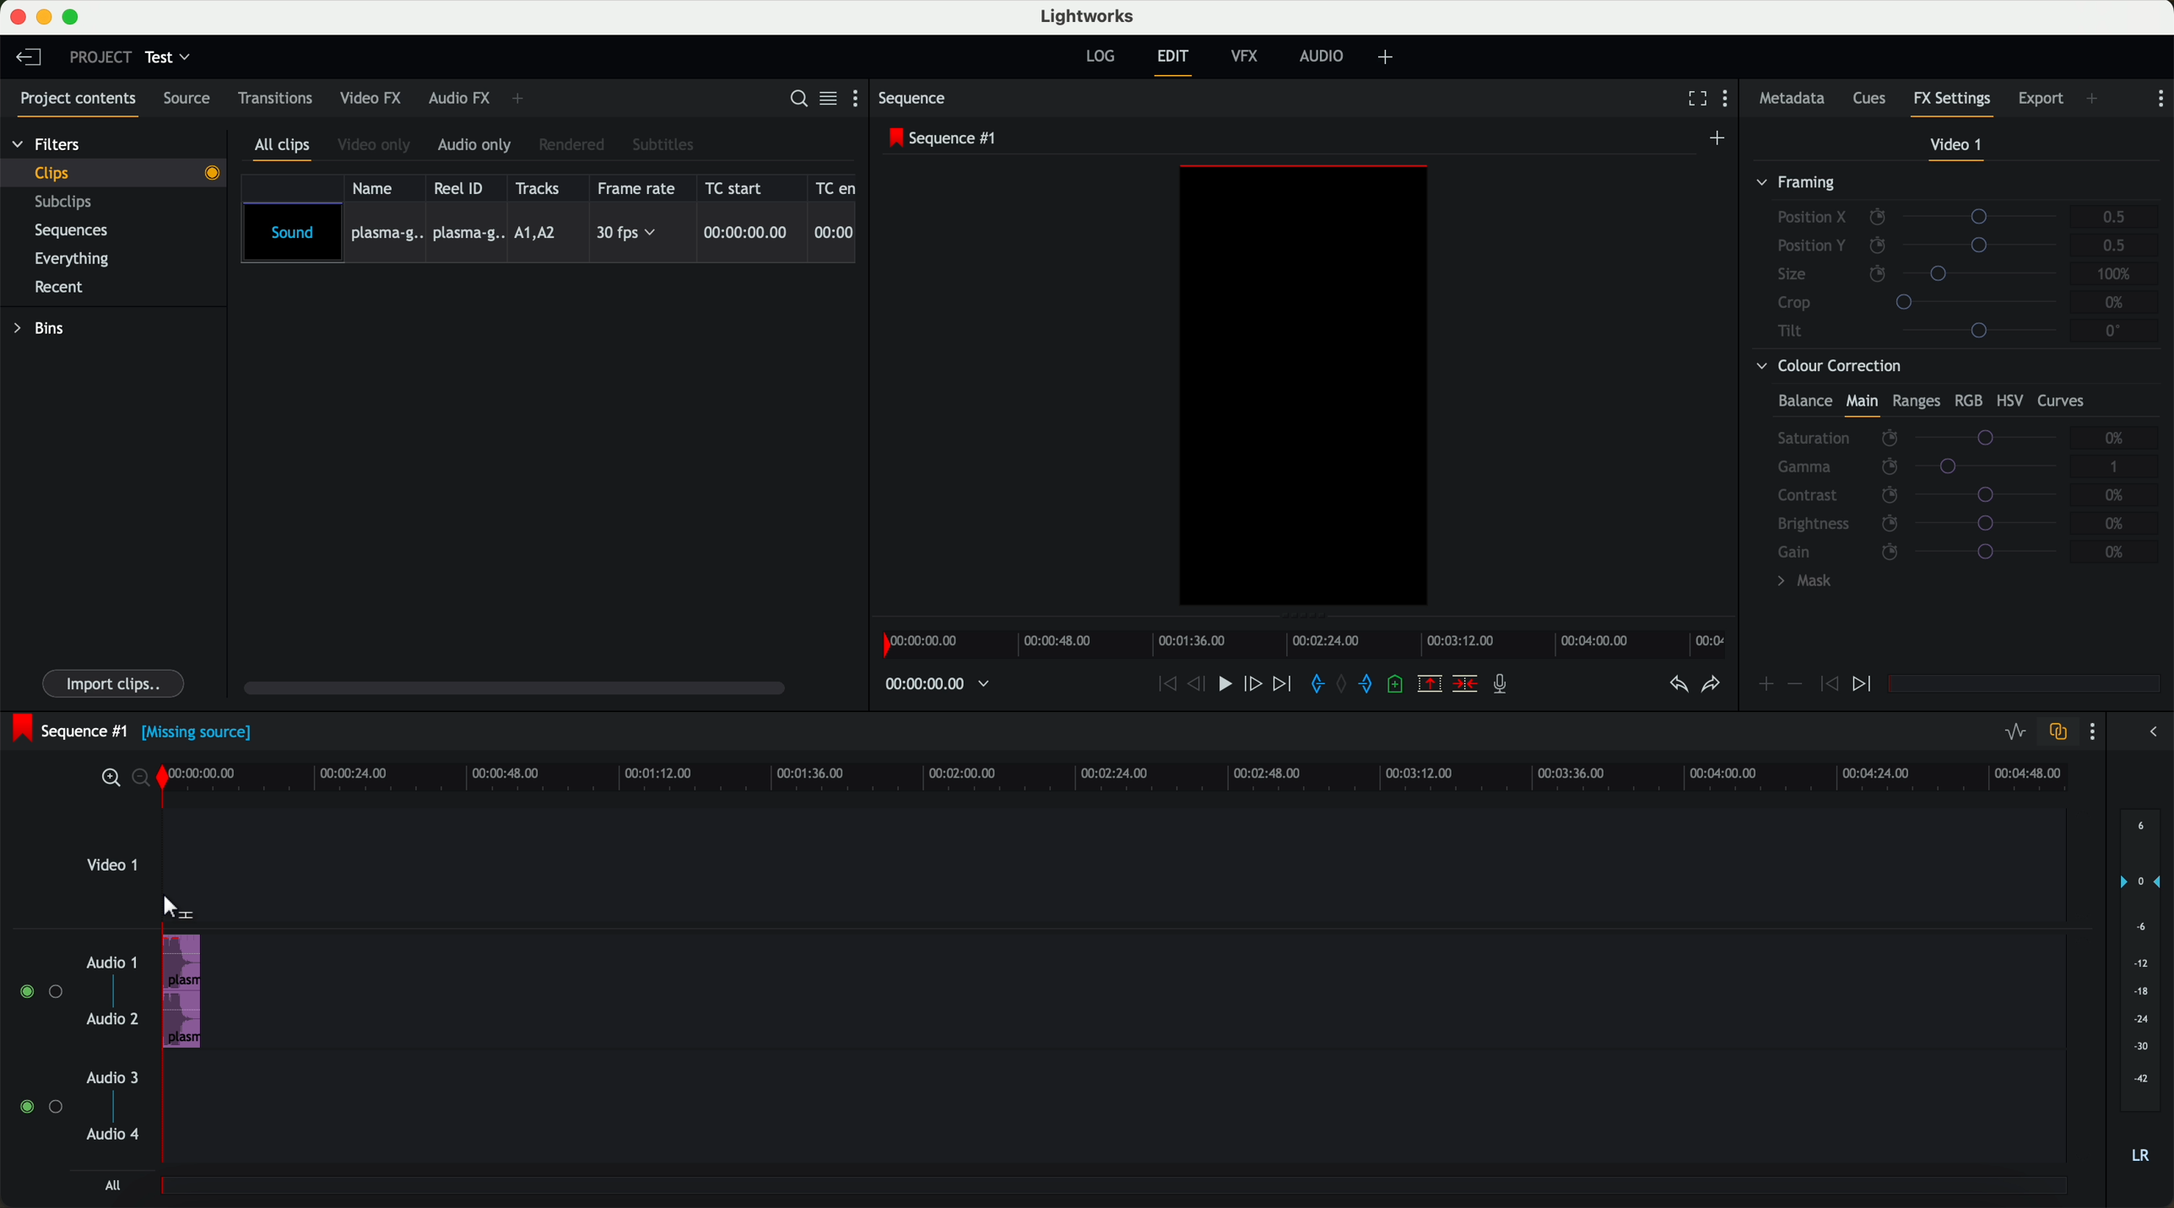 This screenshot has width=2174, height=1208. What do you see at coordinates (1090, 17) in the screenshot?
I see `lightworks` at bounding box center [1090, 17].